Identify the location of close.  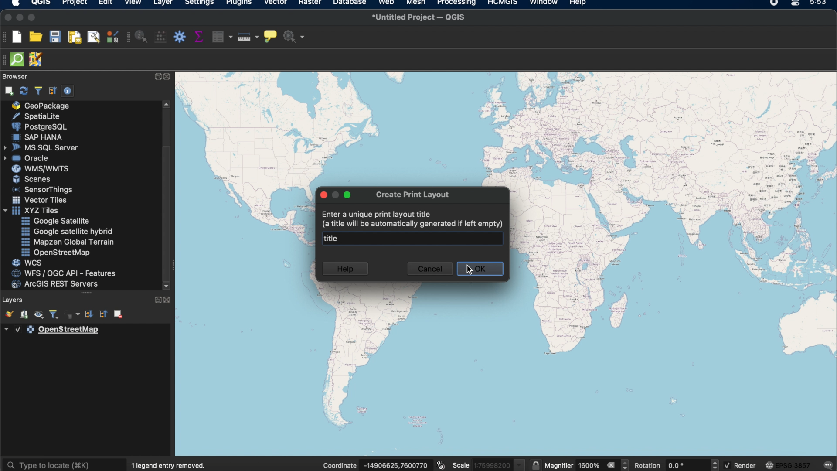
(323, 195).